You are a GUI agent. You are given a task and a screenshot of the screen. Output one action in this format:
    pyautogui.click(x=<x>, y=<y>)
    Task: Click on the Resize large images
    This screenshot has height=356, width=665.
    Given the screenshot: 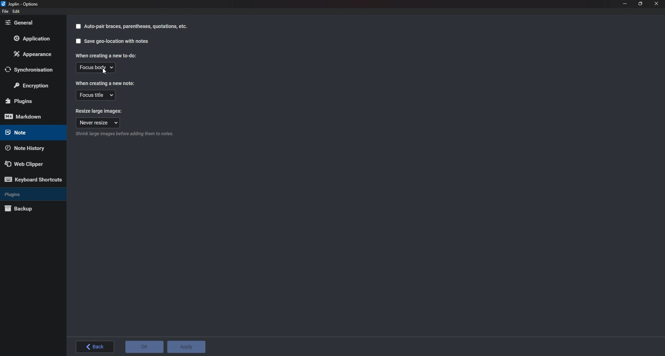 What is the action you would take?
    pyautogui.click(x=100, y=111)
    